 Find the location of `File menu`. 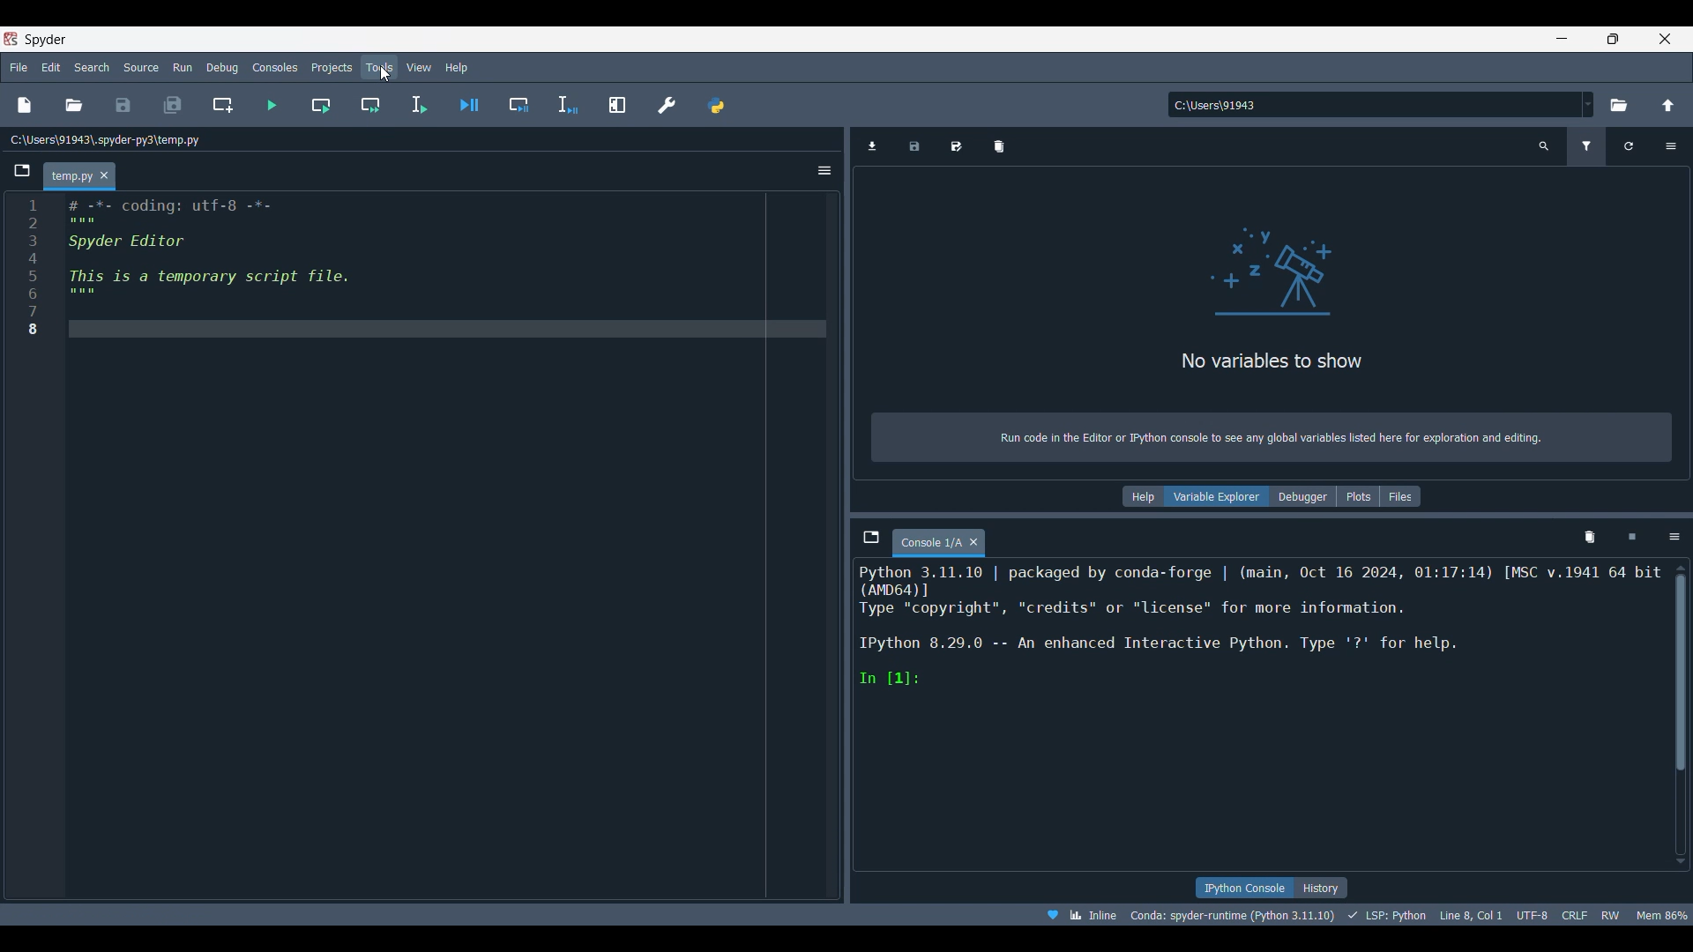

File menu is located at coordinates (19, 64).